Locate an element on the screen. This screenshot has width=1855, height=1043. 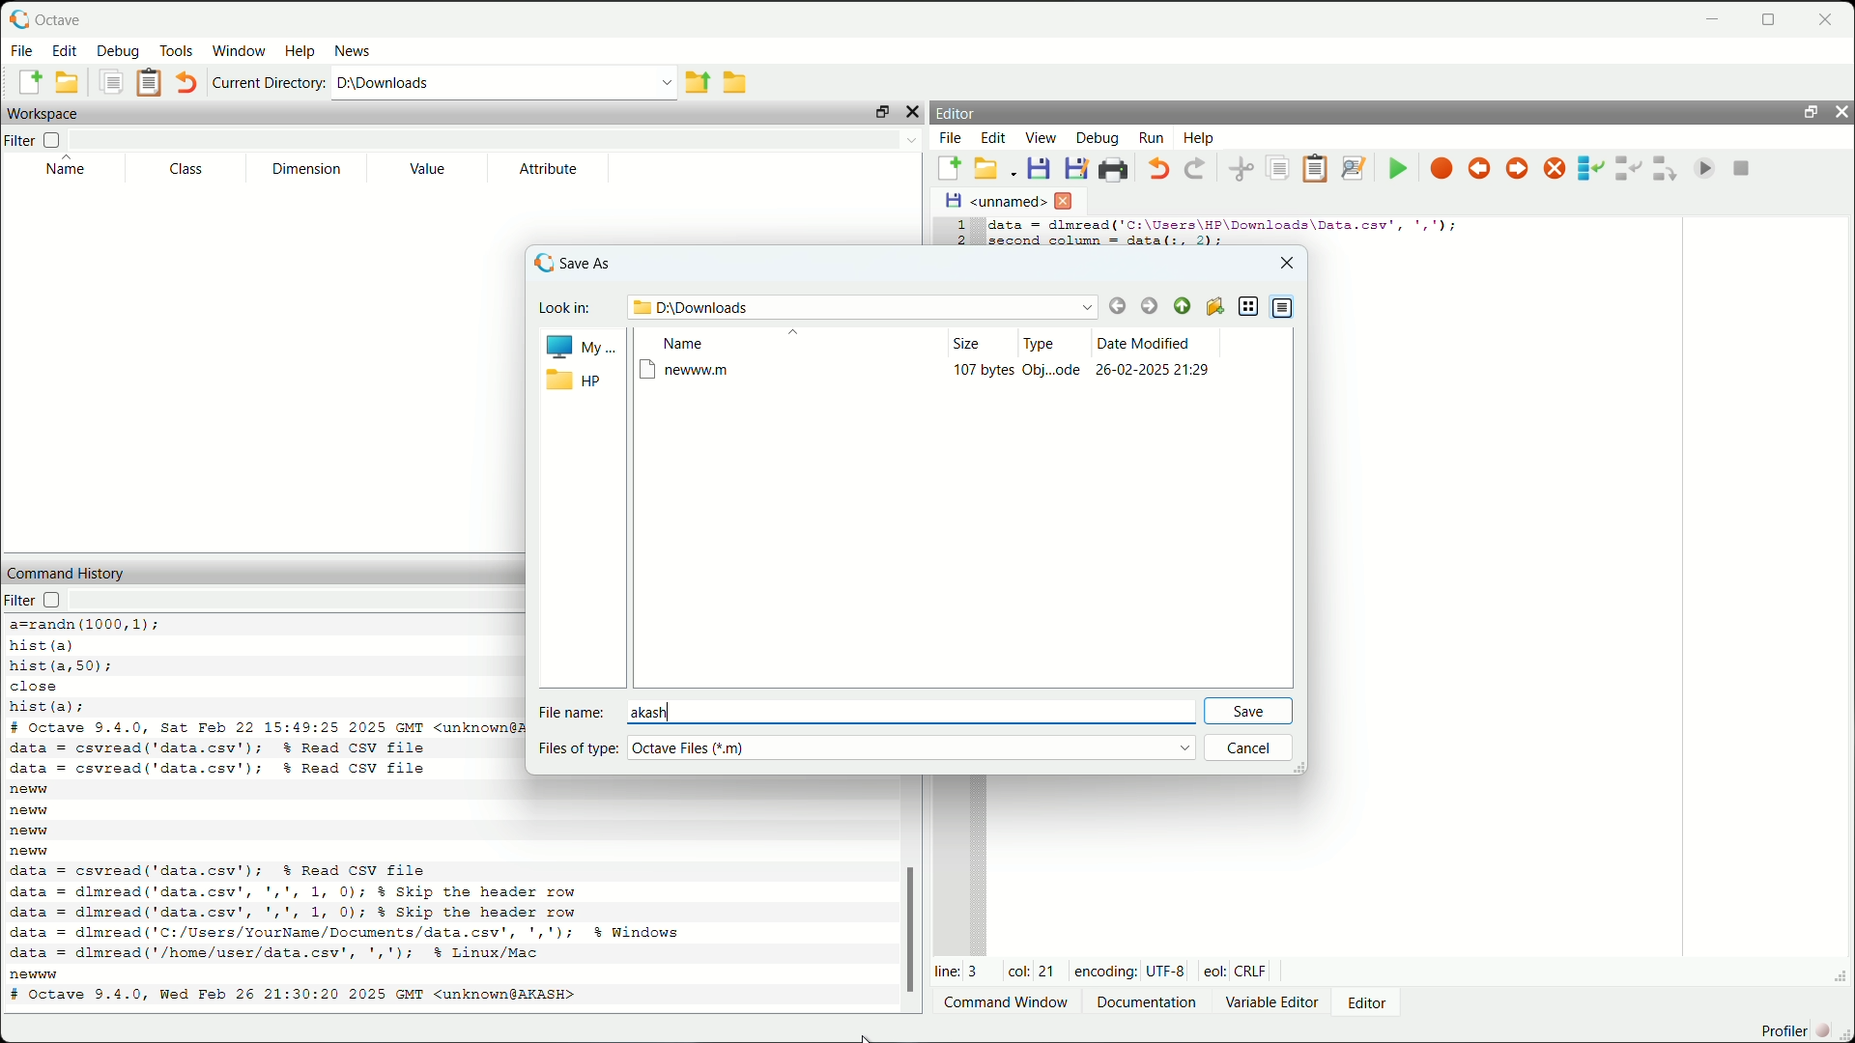
quit debug mode is located at coordinates (1744, 164).